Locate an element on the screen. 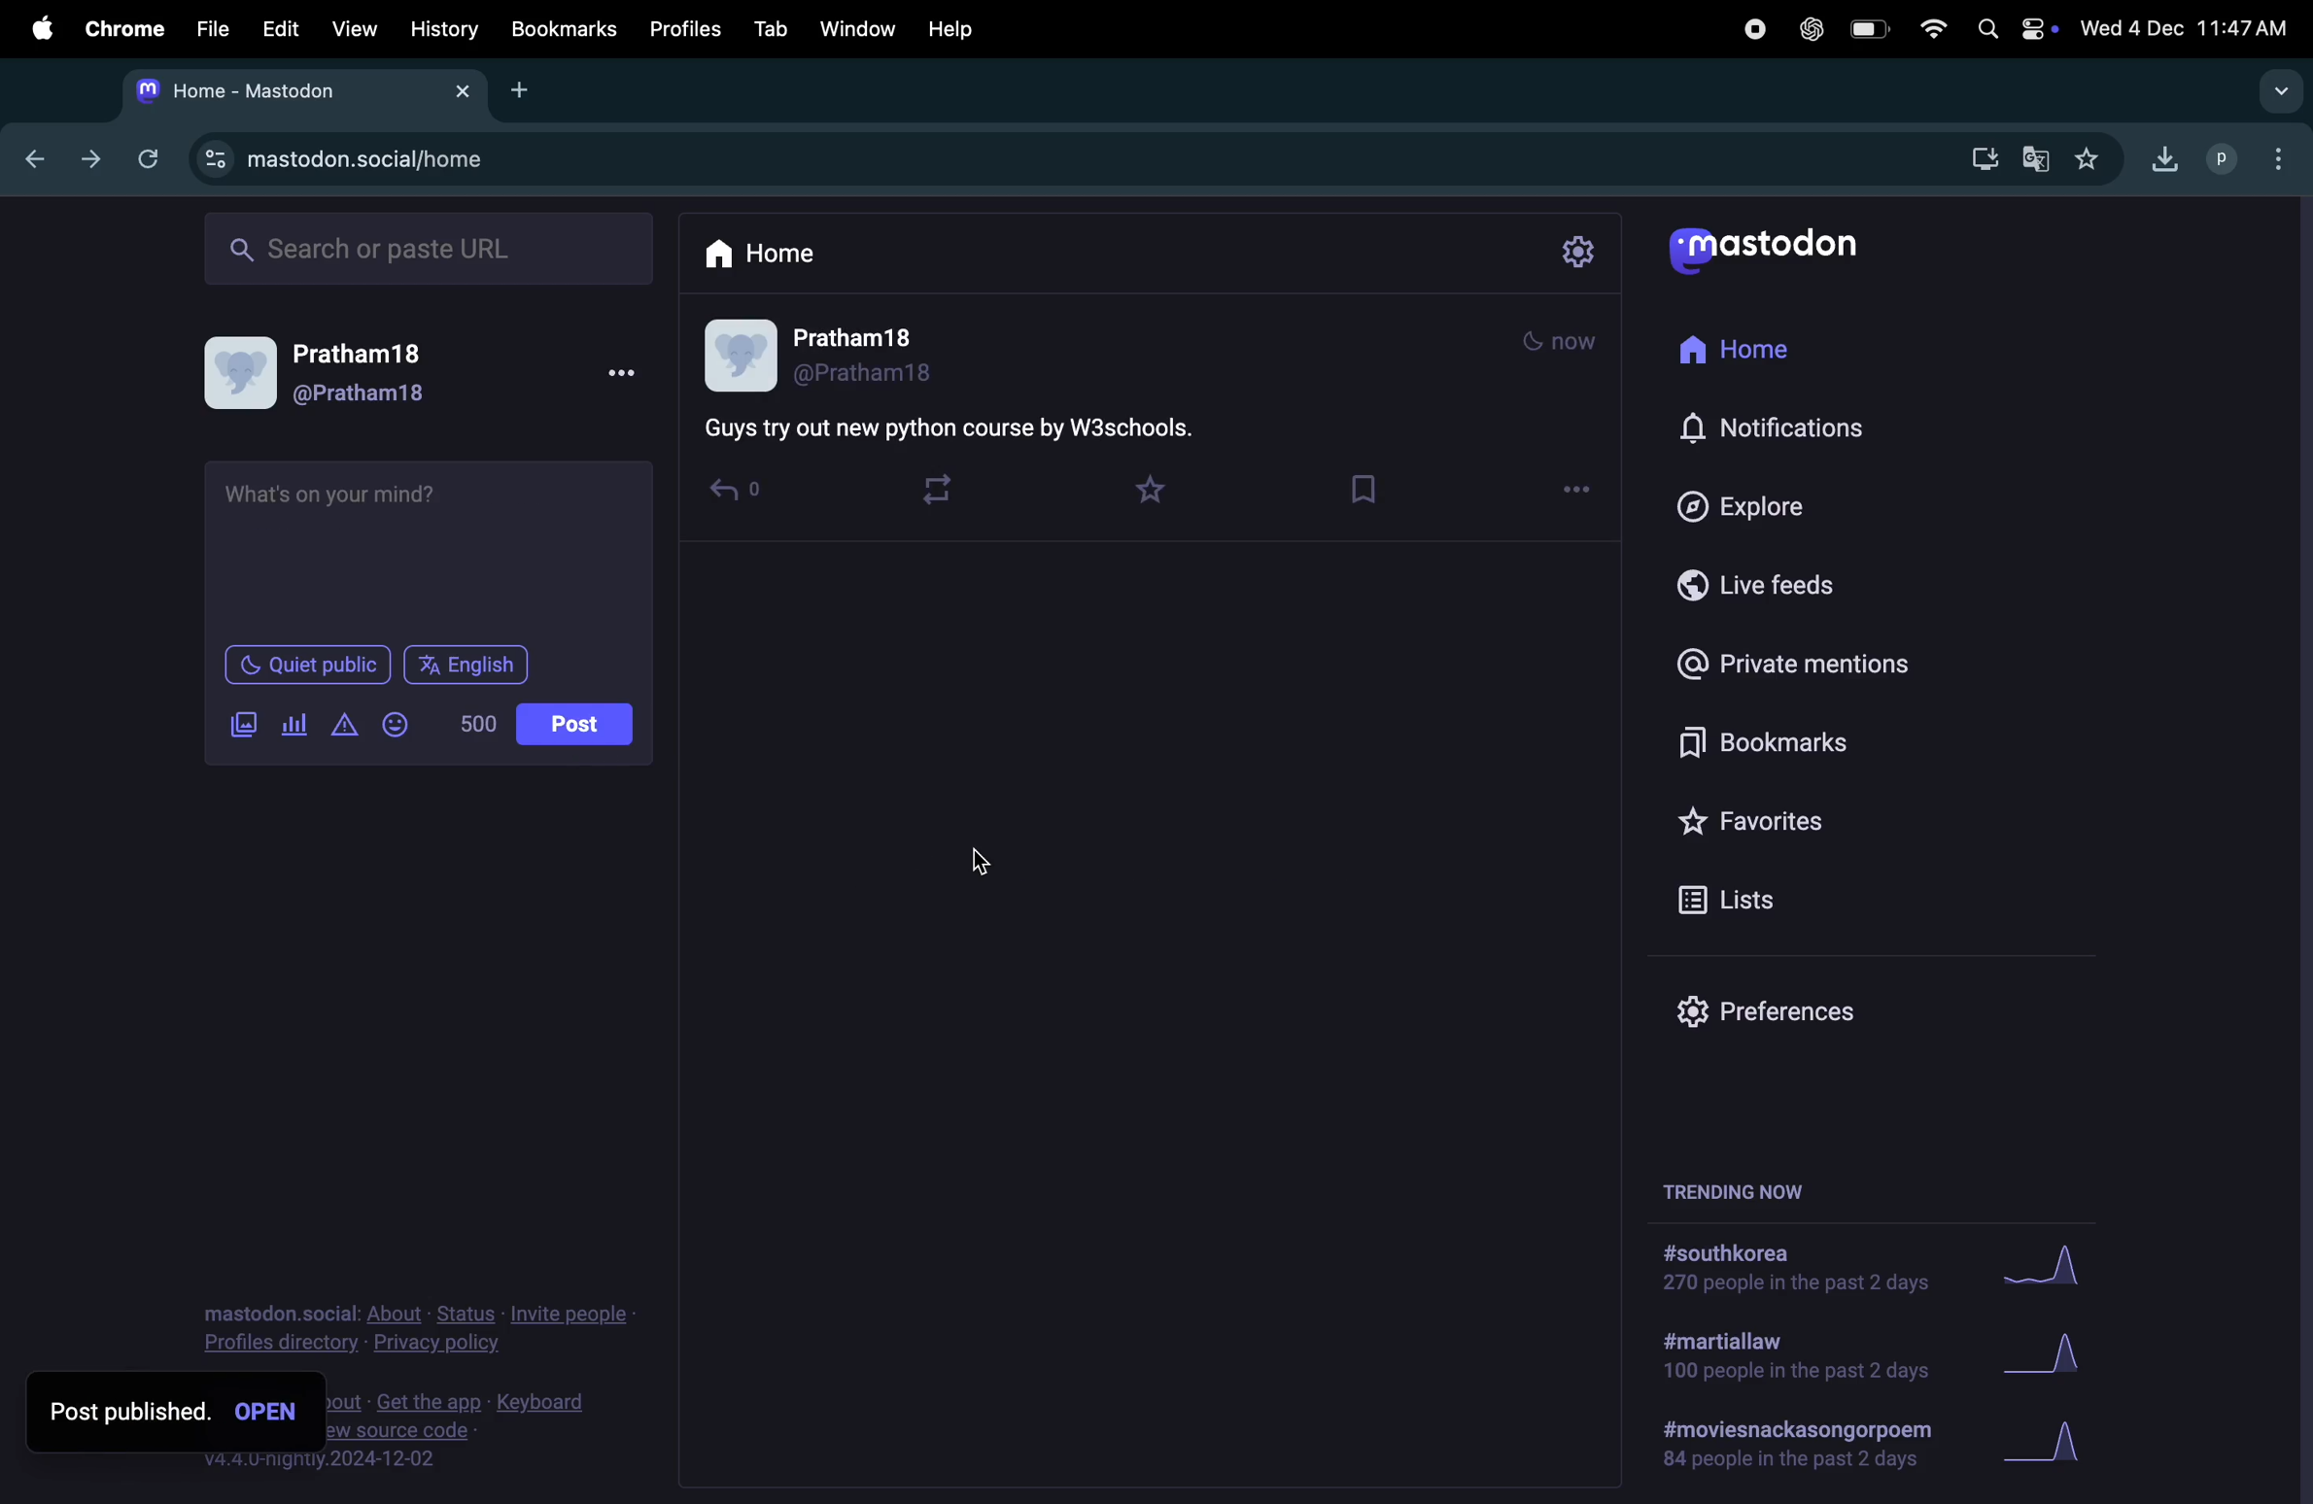 This screenshot has width=2313, height=1504. reply is located at coordinates (742, 496).